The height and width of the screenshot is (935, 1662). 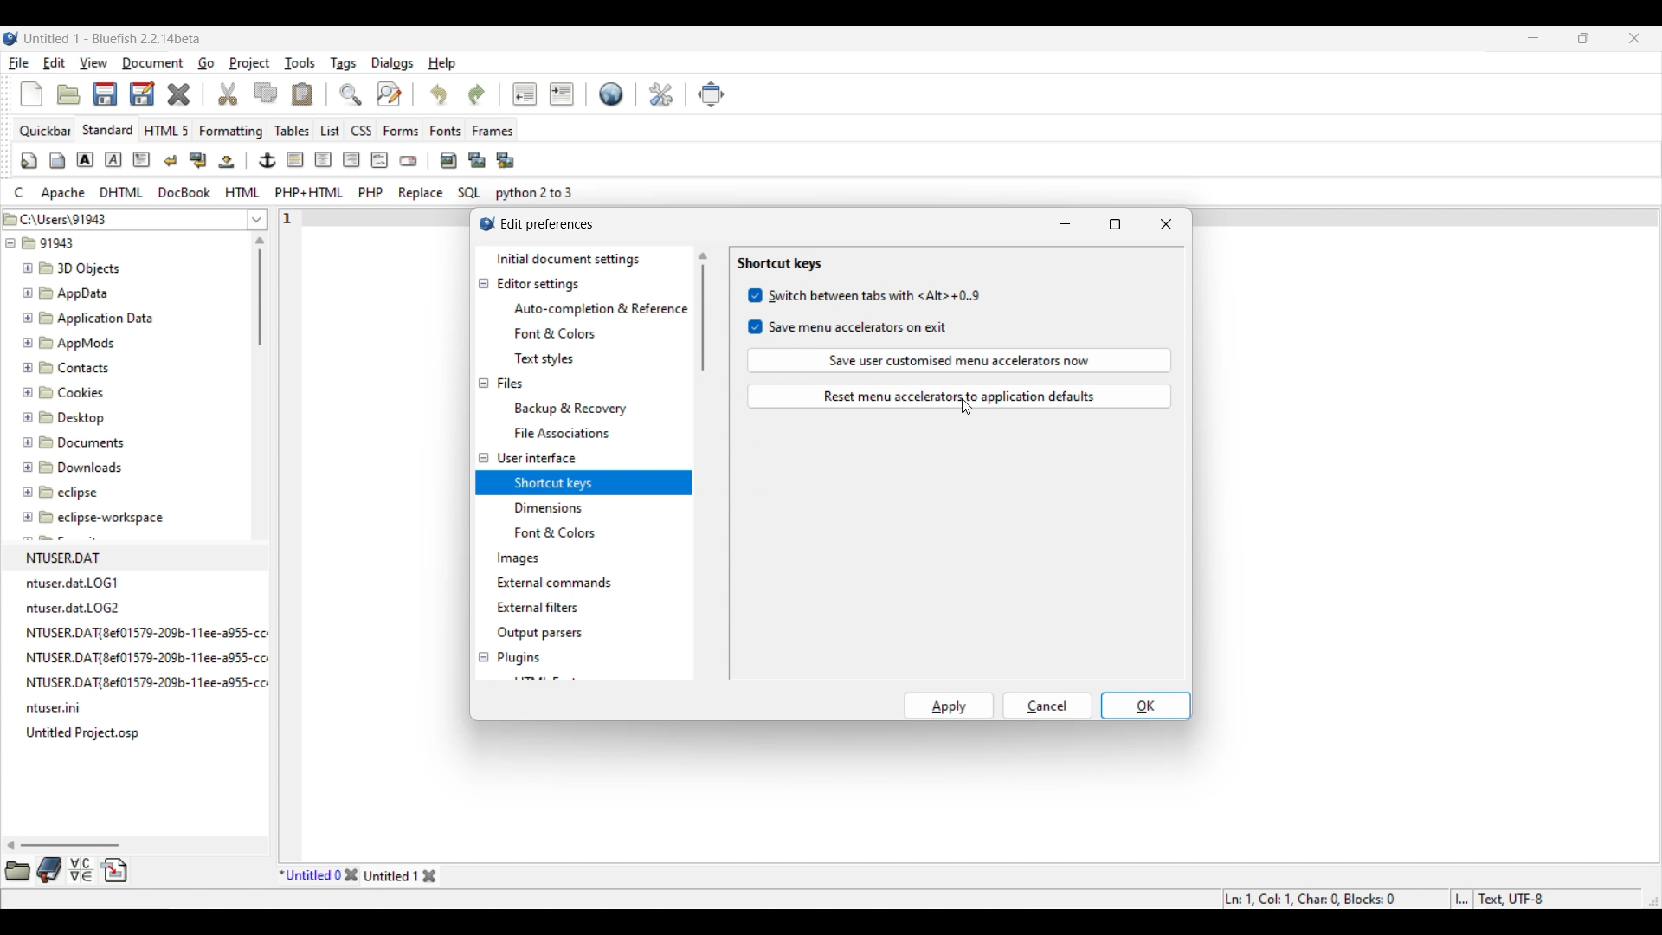 What do you see at coordinates (231, 132) in the screenshot?
I see `Formatting` at bounding box center [231, 132].